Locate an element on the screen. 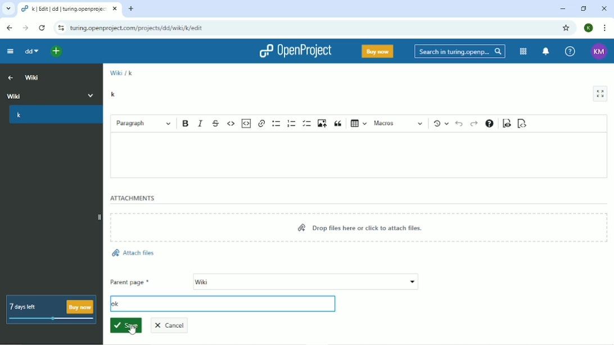  Bulleted list is located at coordinates (277, 123).